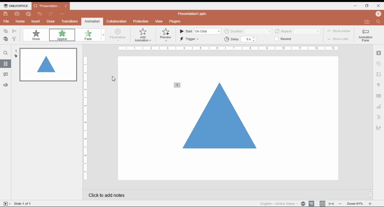  I want to click on repeat, so click(283, 31).